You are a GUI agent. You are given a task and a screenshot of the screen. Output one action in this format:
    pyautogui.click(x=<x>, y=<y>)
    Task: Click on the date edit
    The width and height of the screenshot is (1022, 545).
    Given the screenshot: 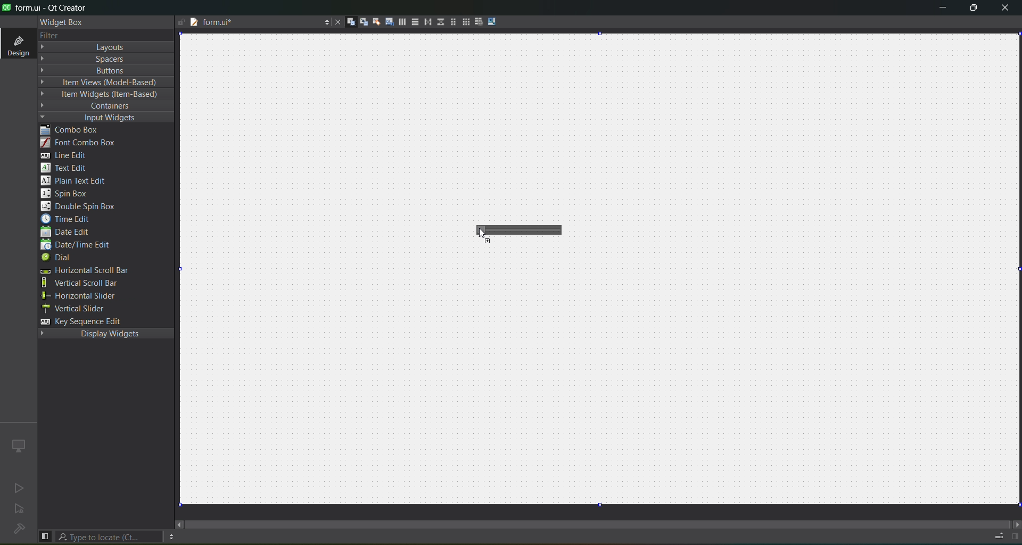 What is the action you would take?
    pyautogui.click(x=73, y=232)
    